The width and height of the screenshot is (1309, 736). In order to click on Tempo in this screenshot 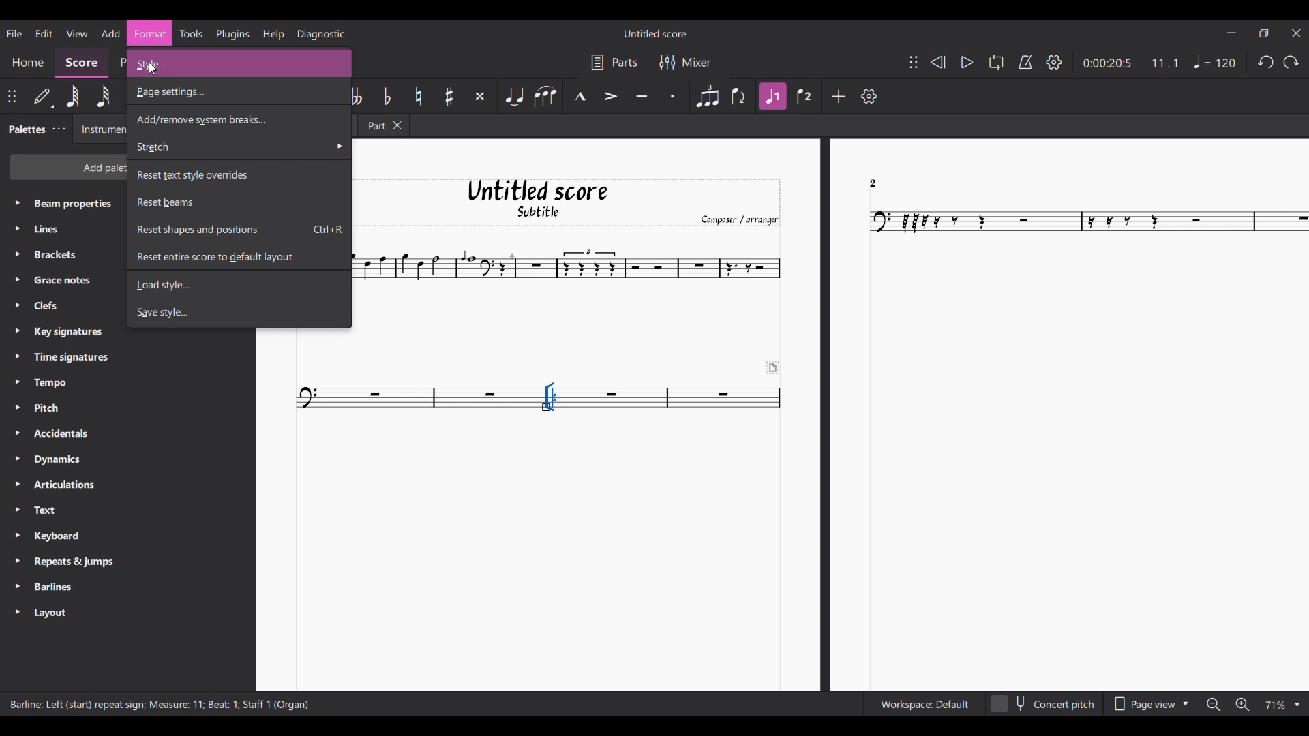, I will do `click(1215, 61)`.